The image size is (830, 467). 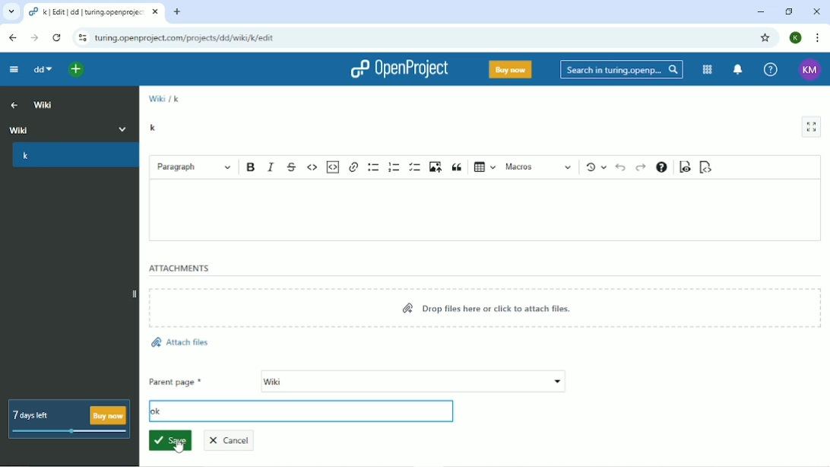 What do you see at coordinates (458, 167) in the screenshot?
I see `Block quote` at bounding box center [458, 167].